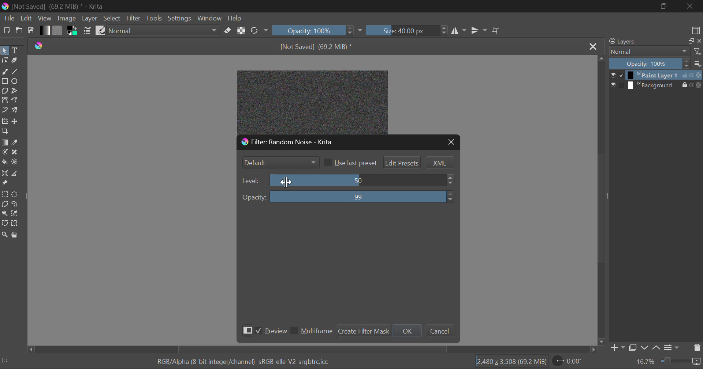 The image size is (703, 369). I want to click on Brush Presets, so click(100, 30).